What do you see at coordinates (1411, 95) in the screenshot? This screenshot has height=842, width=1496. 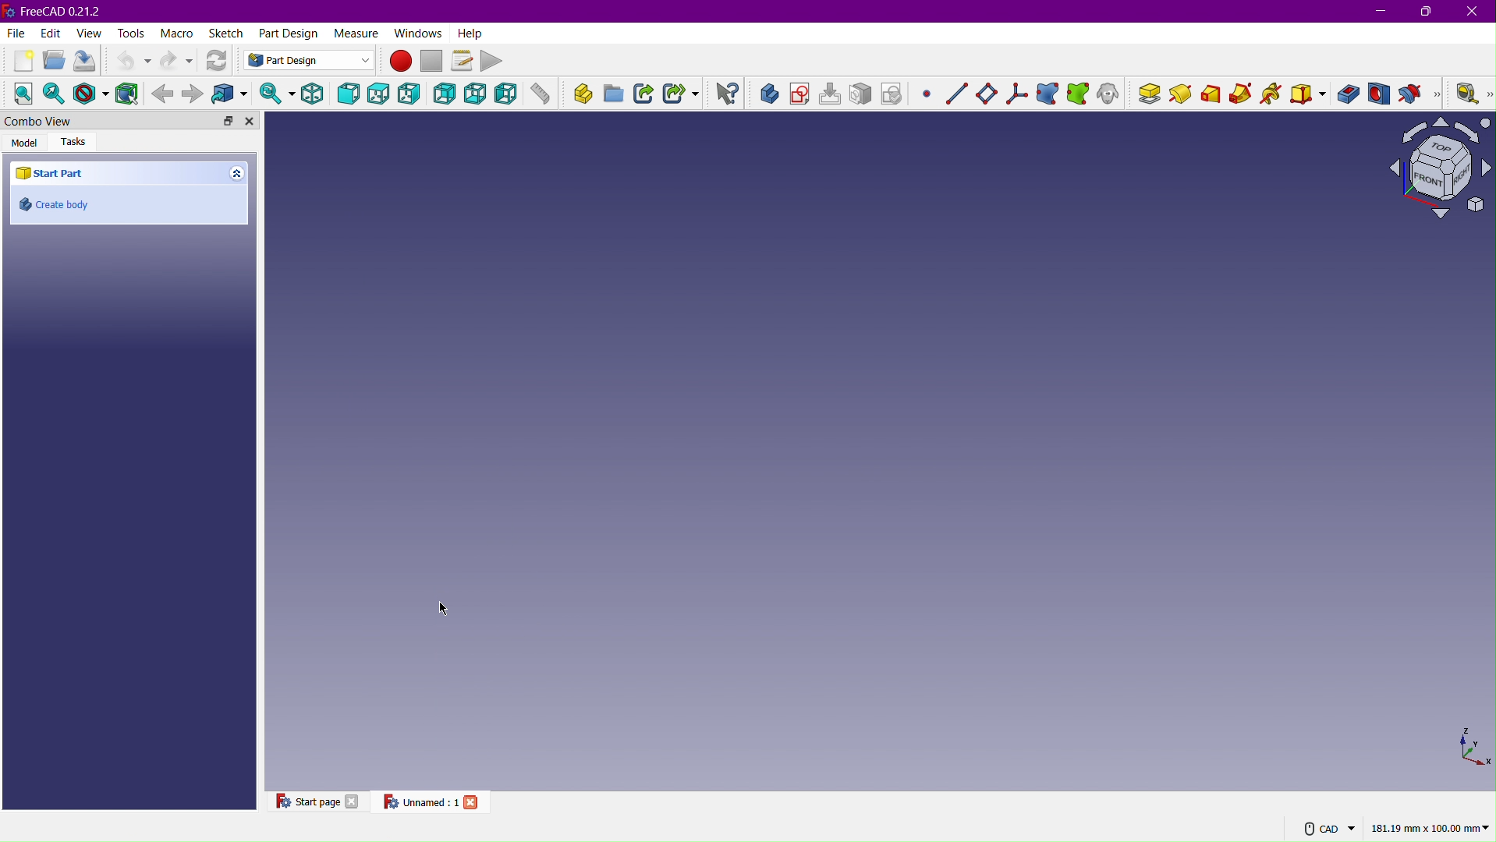 I see `Groove` at bounding box center [1411, 95].